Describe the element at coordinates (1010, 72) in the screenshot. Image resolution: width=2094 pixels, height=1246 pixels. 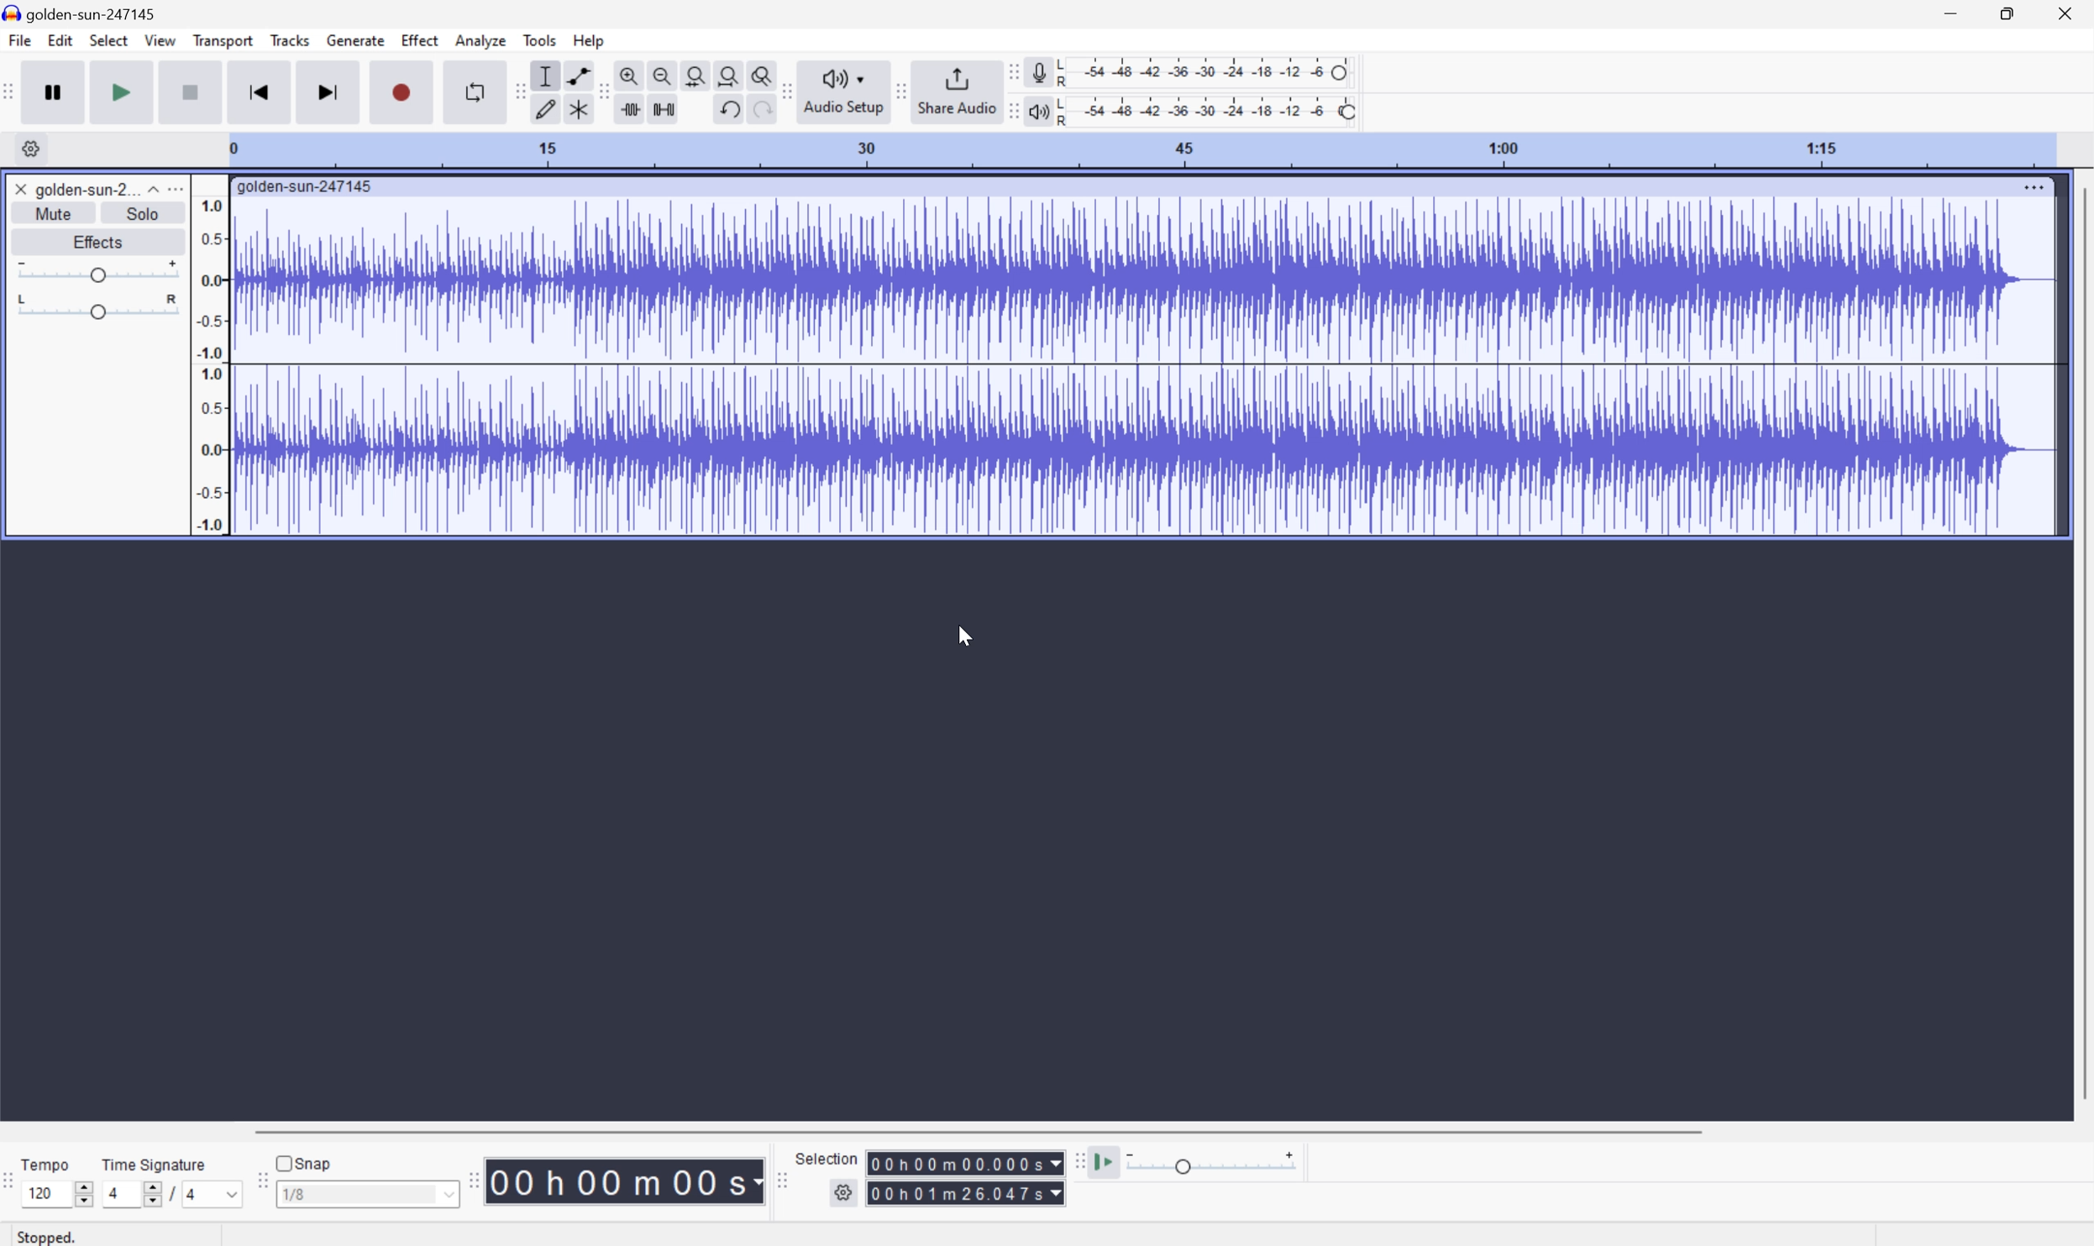
I see `Audacity recording meter toolbar` at that location.